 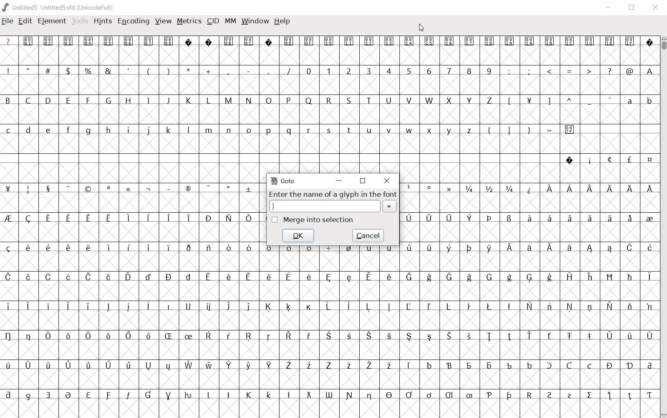 What do you see at coordinates (109, 130) in the screenshot?
I see `h` at bounding box center [109, 130].